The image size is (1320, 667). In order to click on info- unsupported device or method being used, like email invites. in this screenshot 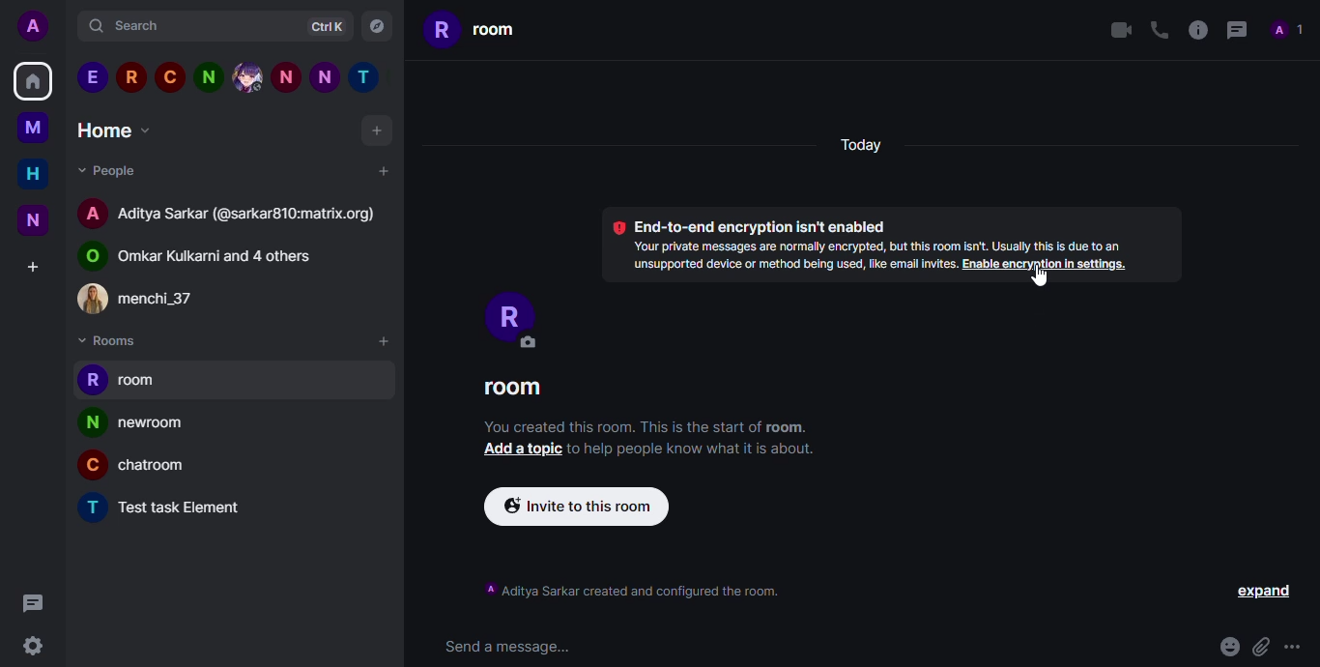, I will do `click(785, 265)`.